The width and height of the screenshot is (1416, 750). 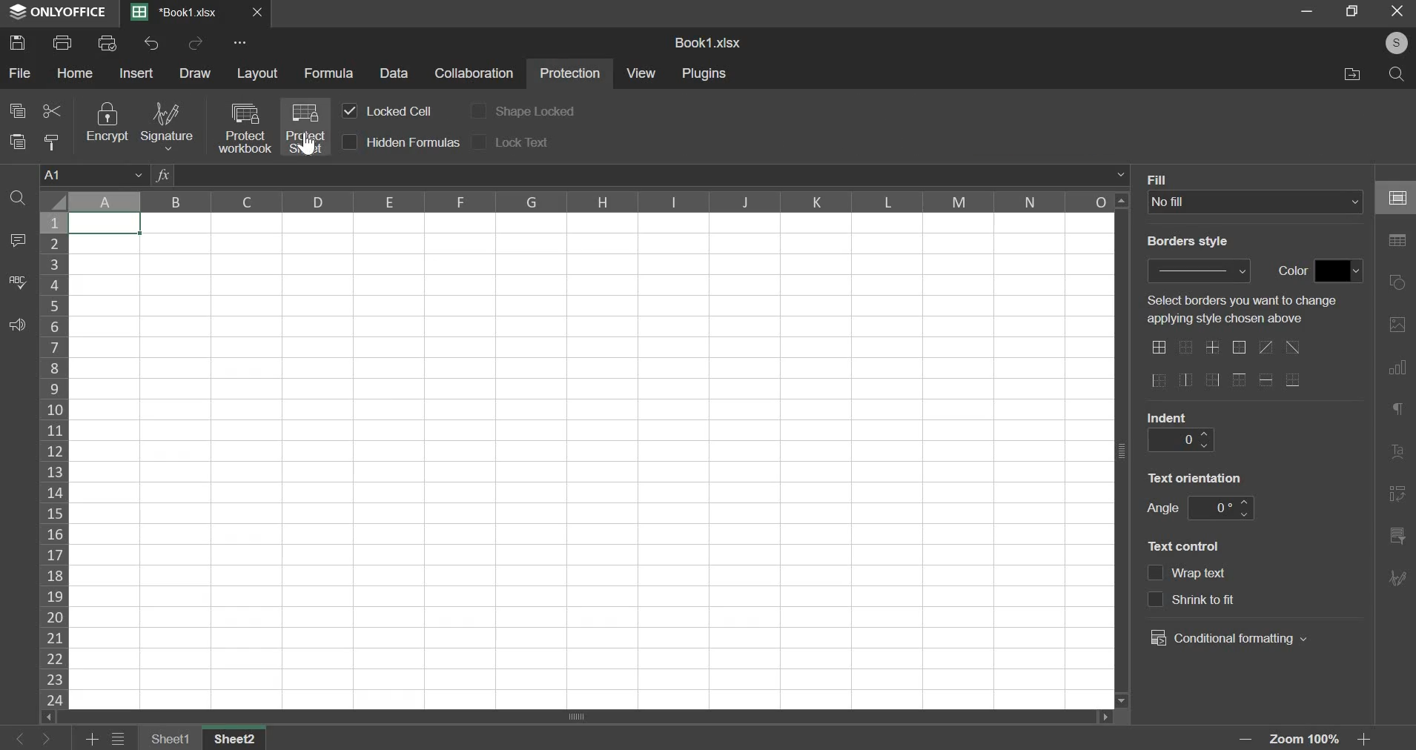 I want to click on draw, so click(x=195, y=73).